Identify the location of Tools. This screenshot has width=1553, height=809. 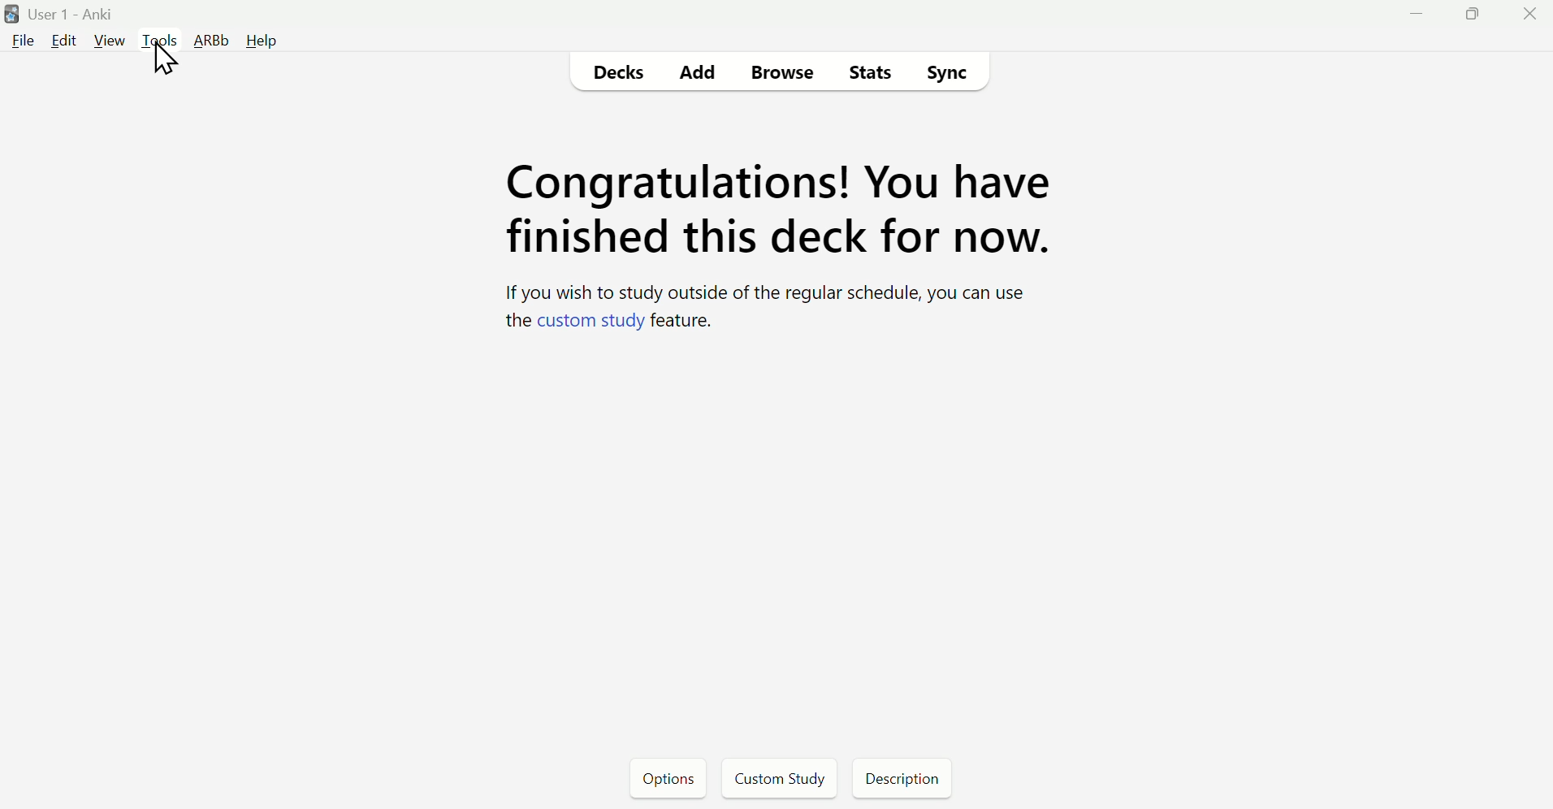
(161, 41).